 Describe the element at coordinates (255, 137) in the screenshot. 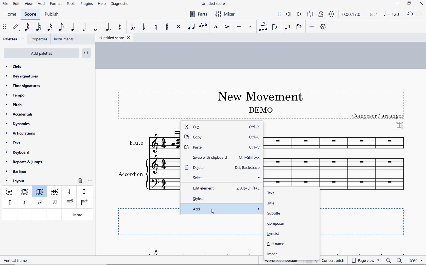

I see `Shortcut key` at that location.